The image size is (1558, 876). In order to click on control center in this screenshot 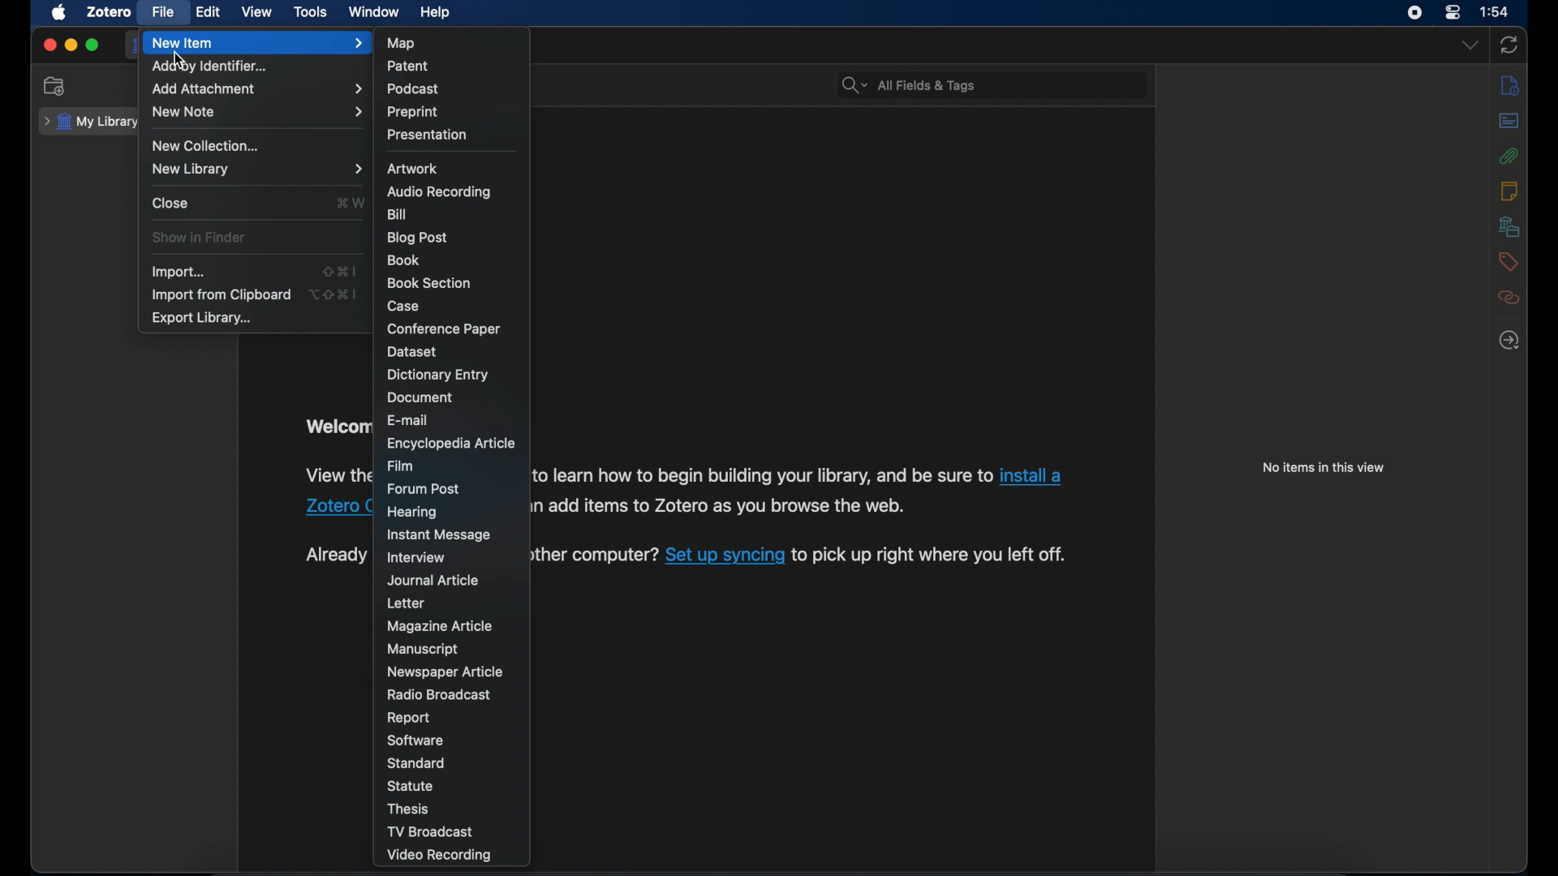, I will do `click(1452, 13)`.